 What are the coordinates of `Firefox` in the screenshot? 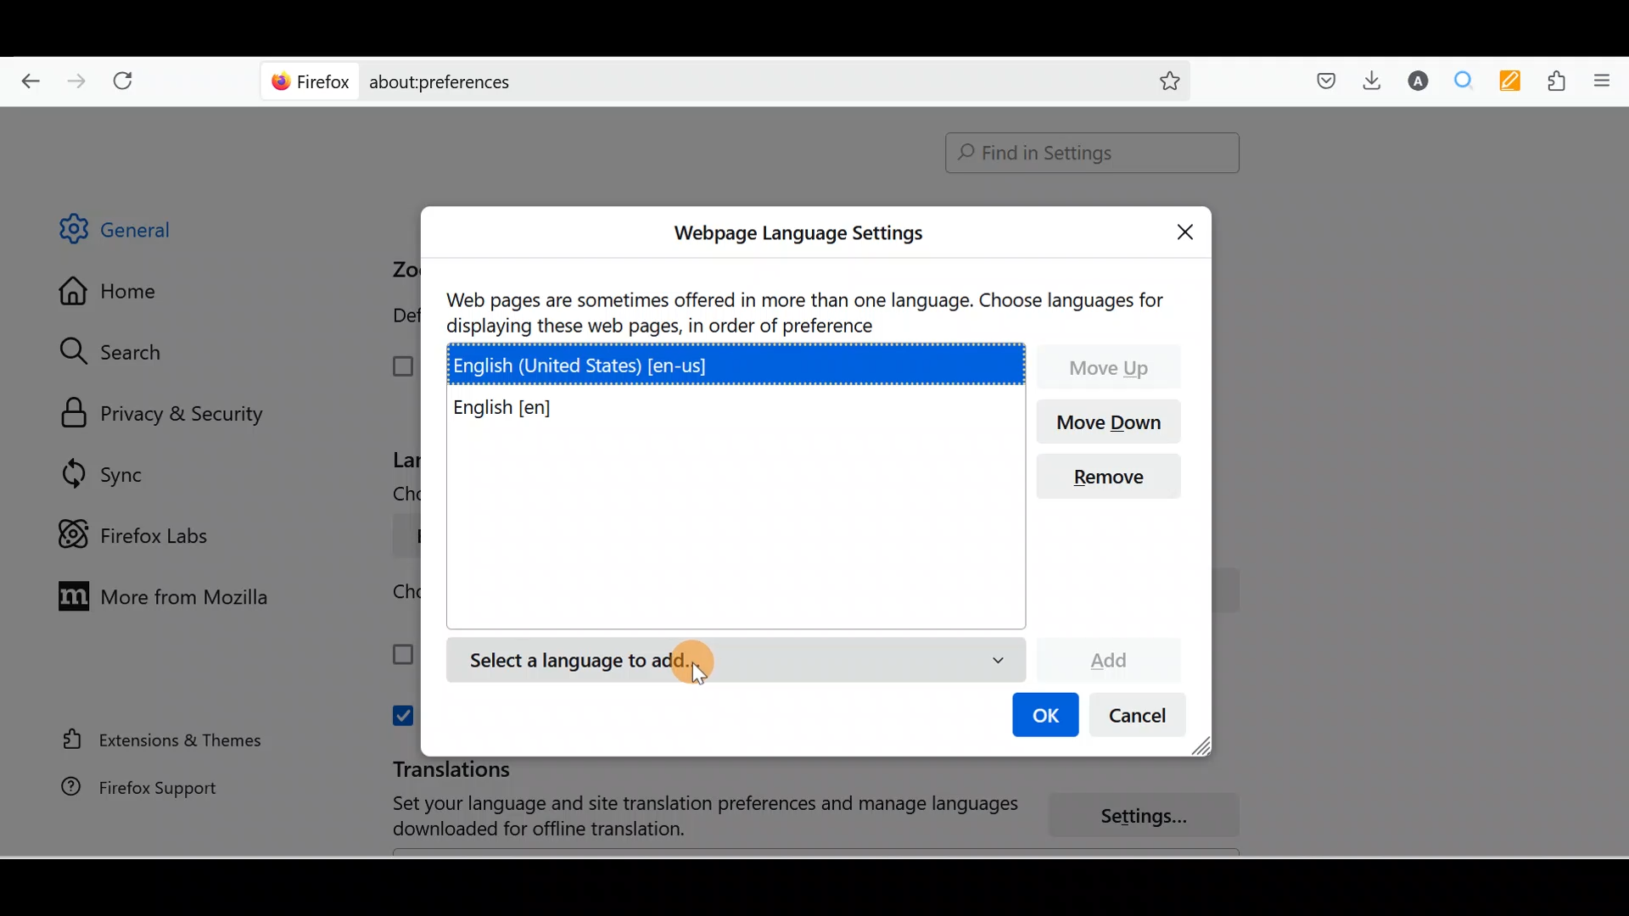 It's located at (311, 81).